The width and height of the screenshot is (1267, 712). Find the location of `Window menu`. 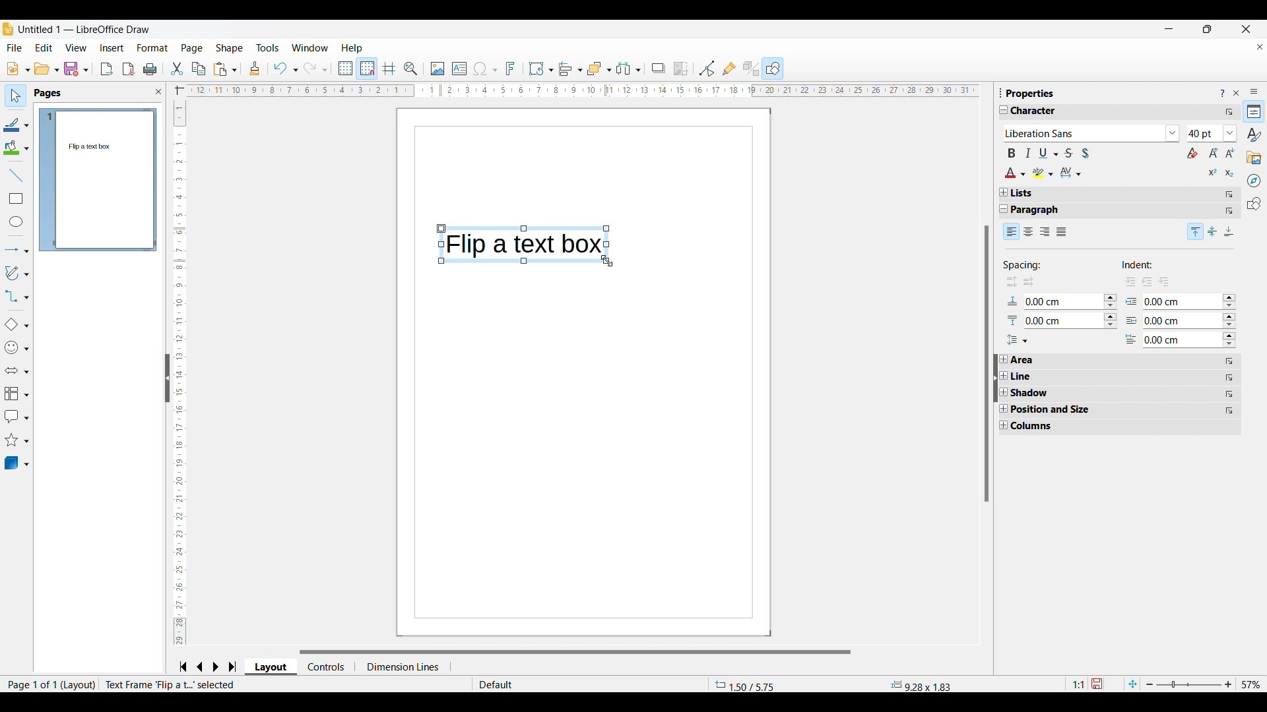

Window menu is located at coordinates (310, 47).